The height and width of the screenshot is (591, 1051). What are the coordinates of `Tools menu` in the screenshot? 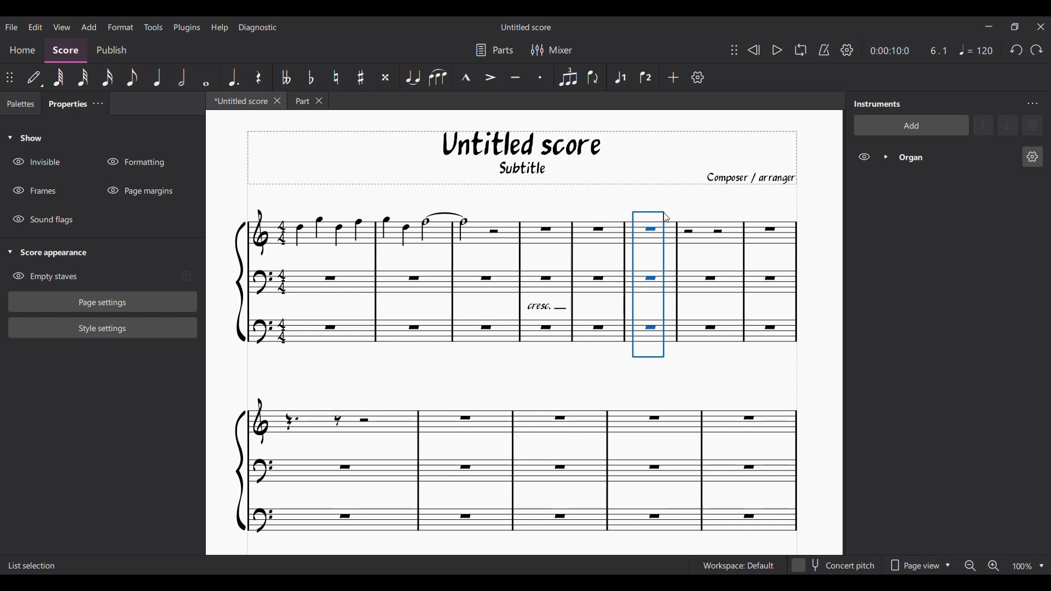 It's located at (153, 26).